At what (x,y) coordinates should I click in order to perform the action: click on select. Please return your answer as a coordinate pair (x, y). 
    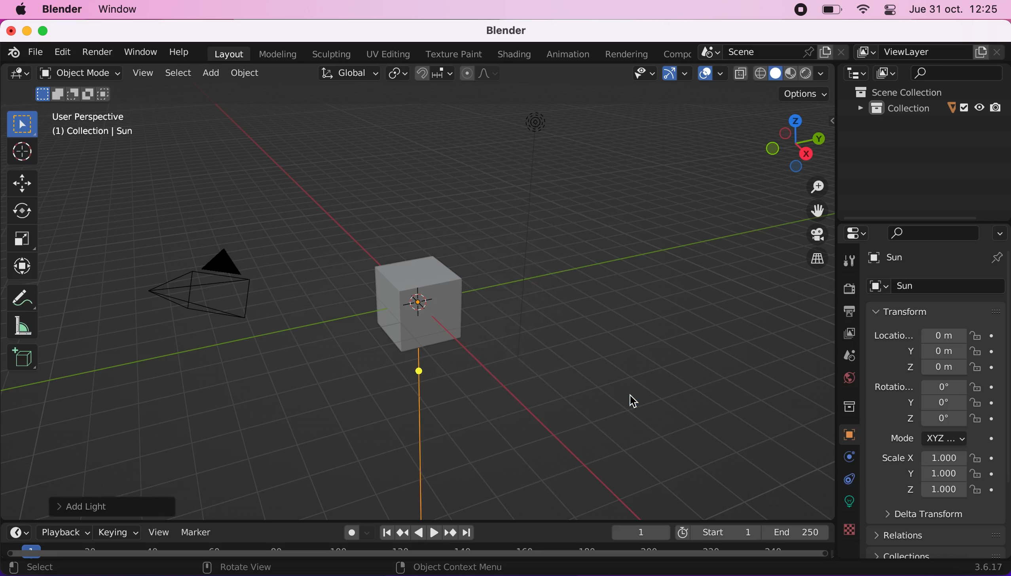
    Looking at the image, I should click on (179, 73).